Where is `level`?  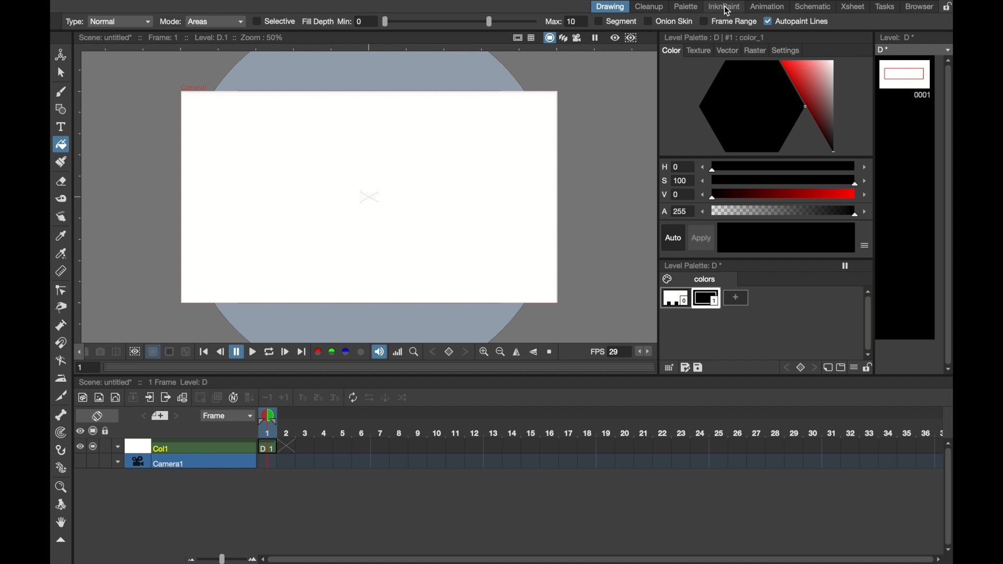
level is located at coordinates (706, 298).